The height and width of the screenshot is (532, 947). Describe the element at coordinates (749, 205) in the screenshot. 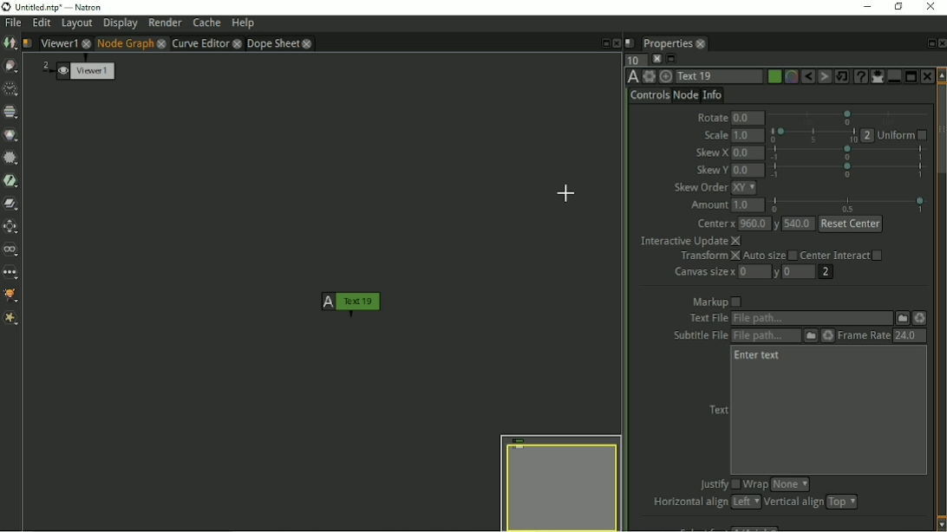

I see `1.0` at that location.